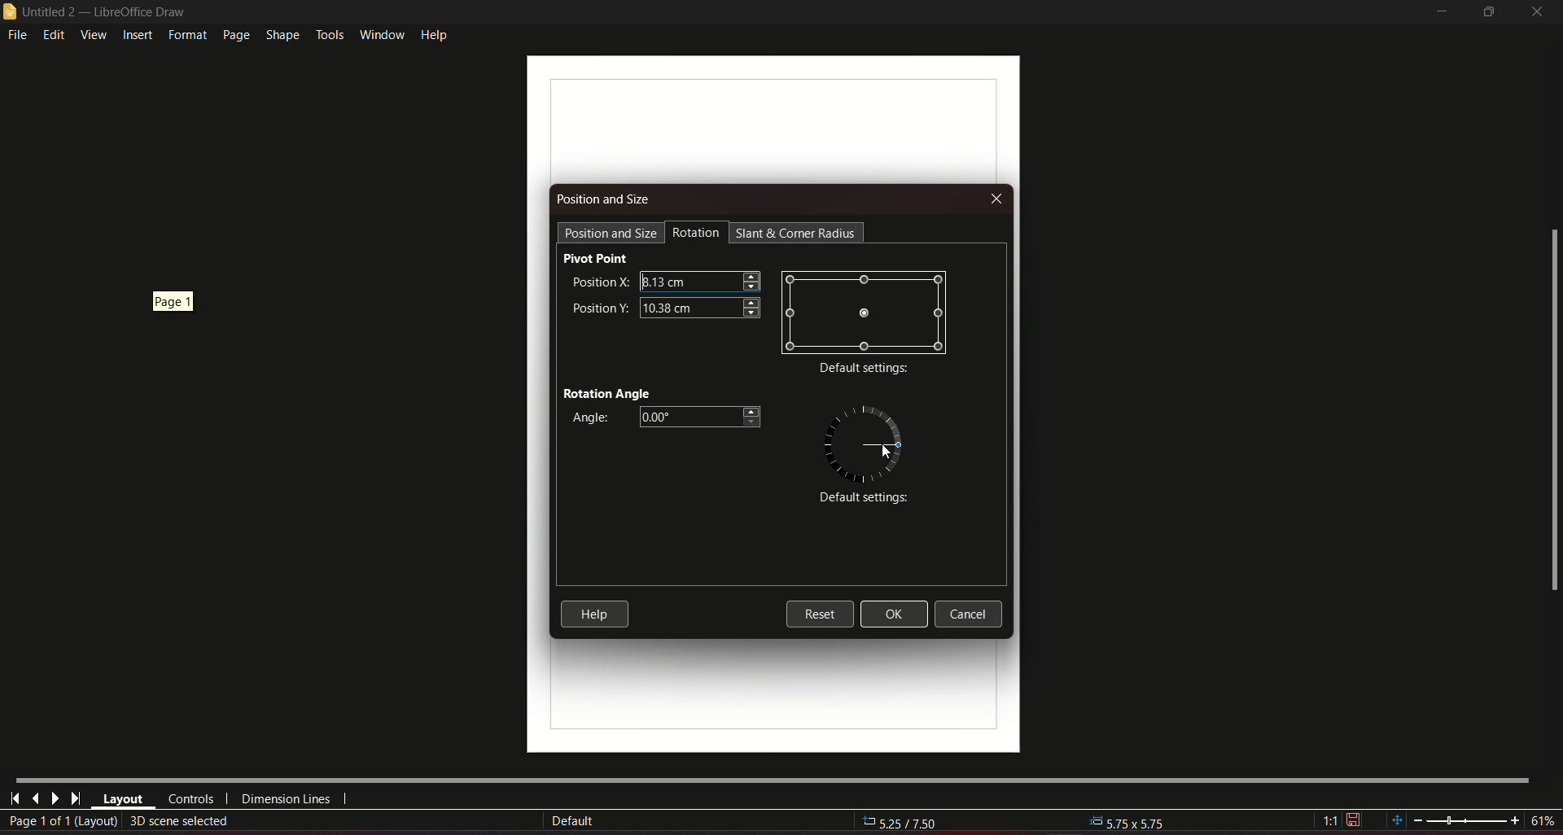 The image size is (1563, 835). I want to click on Position X, so click(598, 281).